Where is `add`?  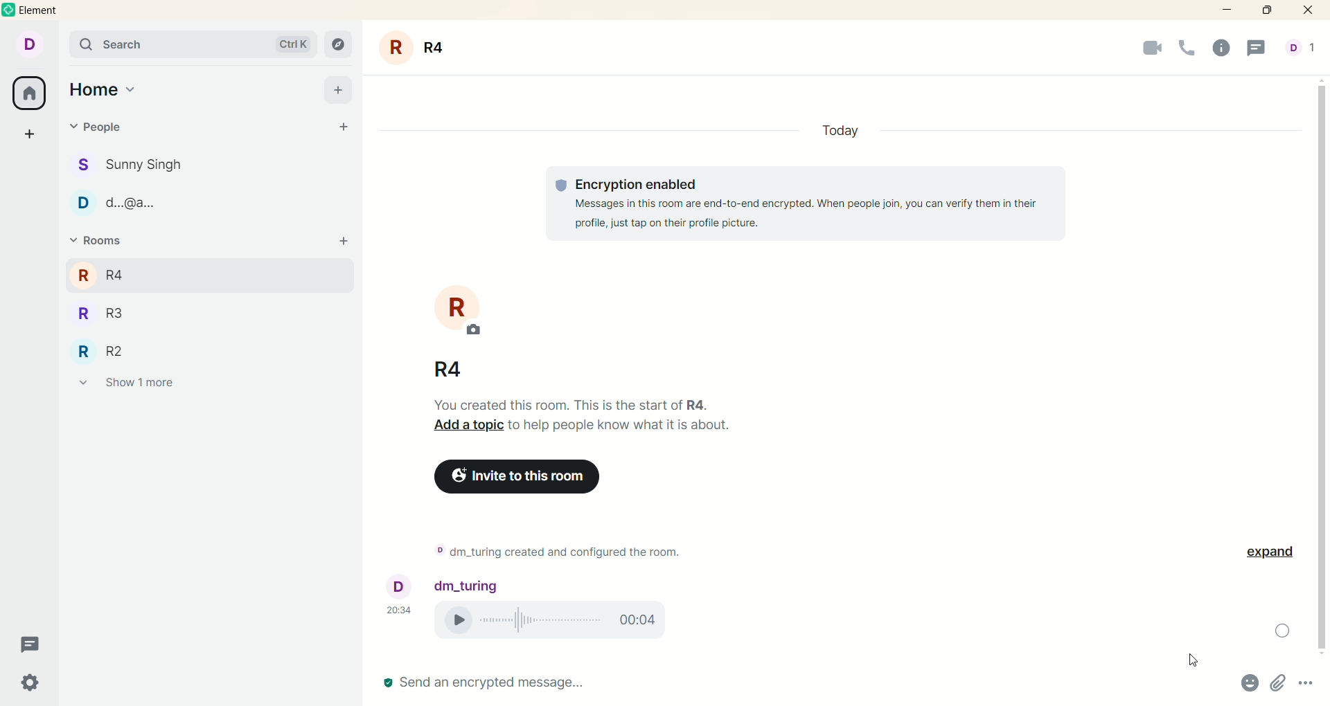 add is located at coordinates (338, 89).